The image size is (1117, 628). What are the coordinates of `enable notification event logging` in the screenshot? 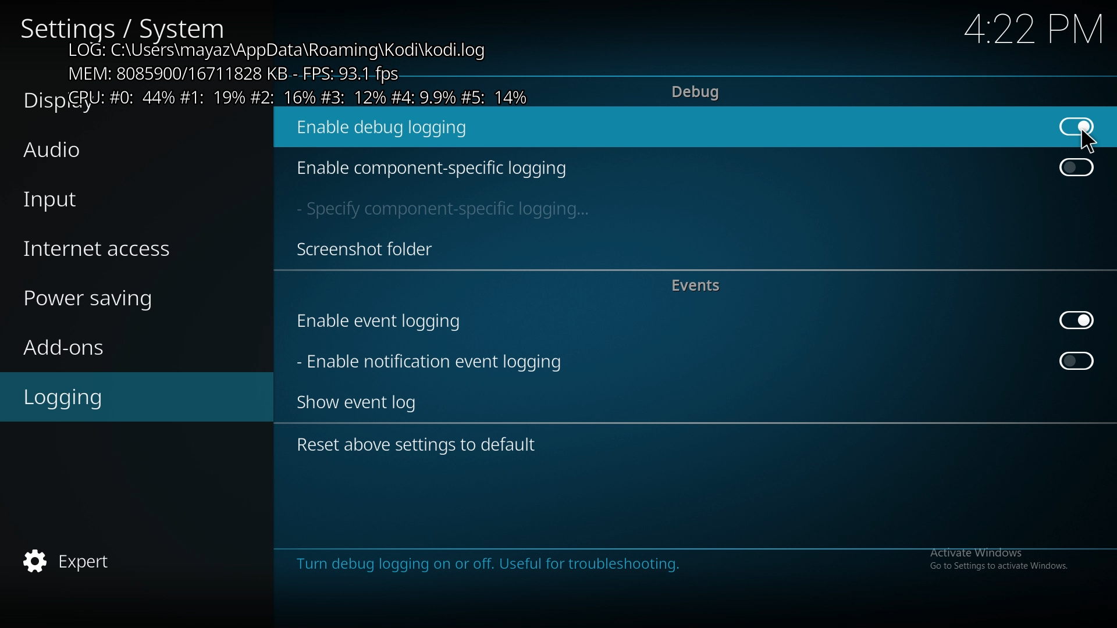 It's located at (436, 361).